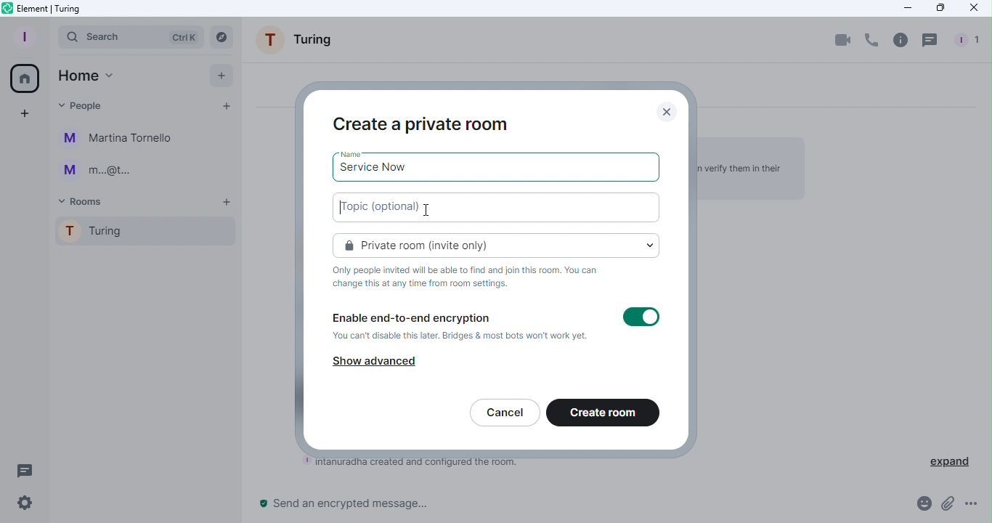 The image size is (992, 523). Describe the element at coordinates (50, 9) in the screenshot. I see `Element icon` at that location.